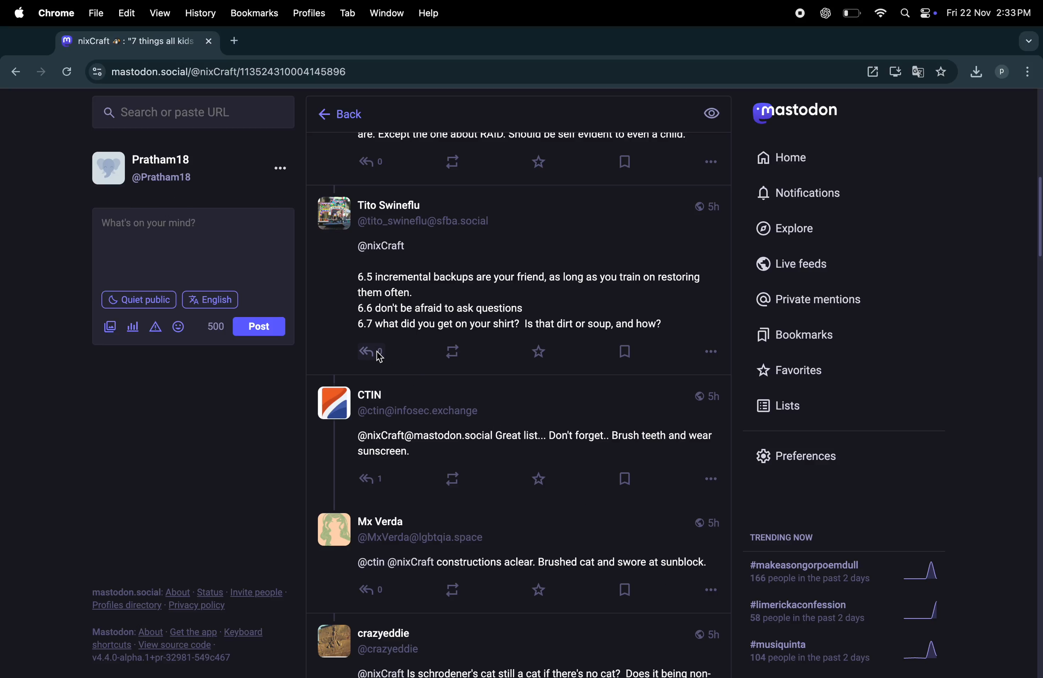 The height and width of the screenshot is (678, 1043). Describe the element at coordinates (535, 478) in the screenshot. I see `Favourite` at that location.